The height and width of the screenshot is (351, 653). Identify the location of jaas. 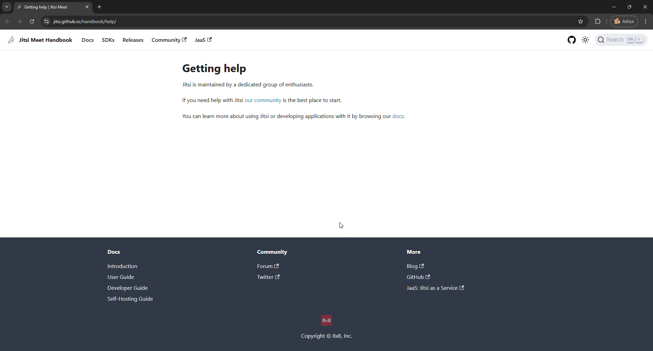
(436, 287).